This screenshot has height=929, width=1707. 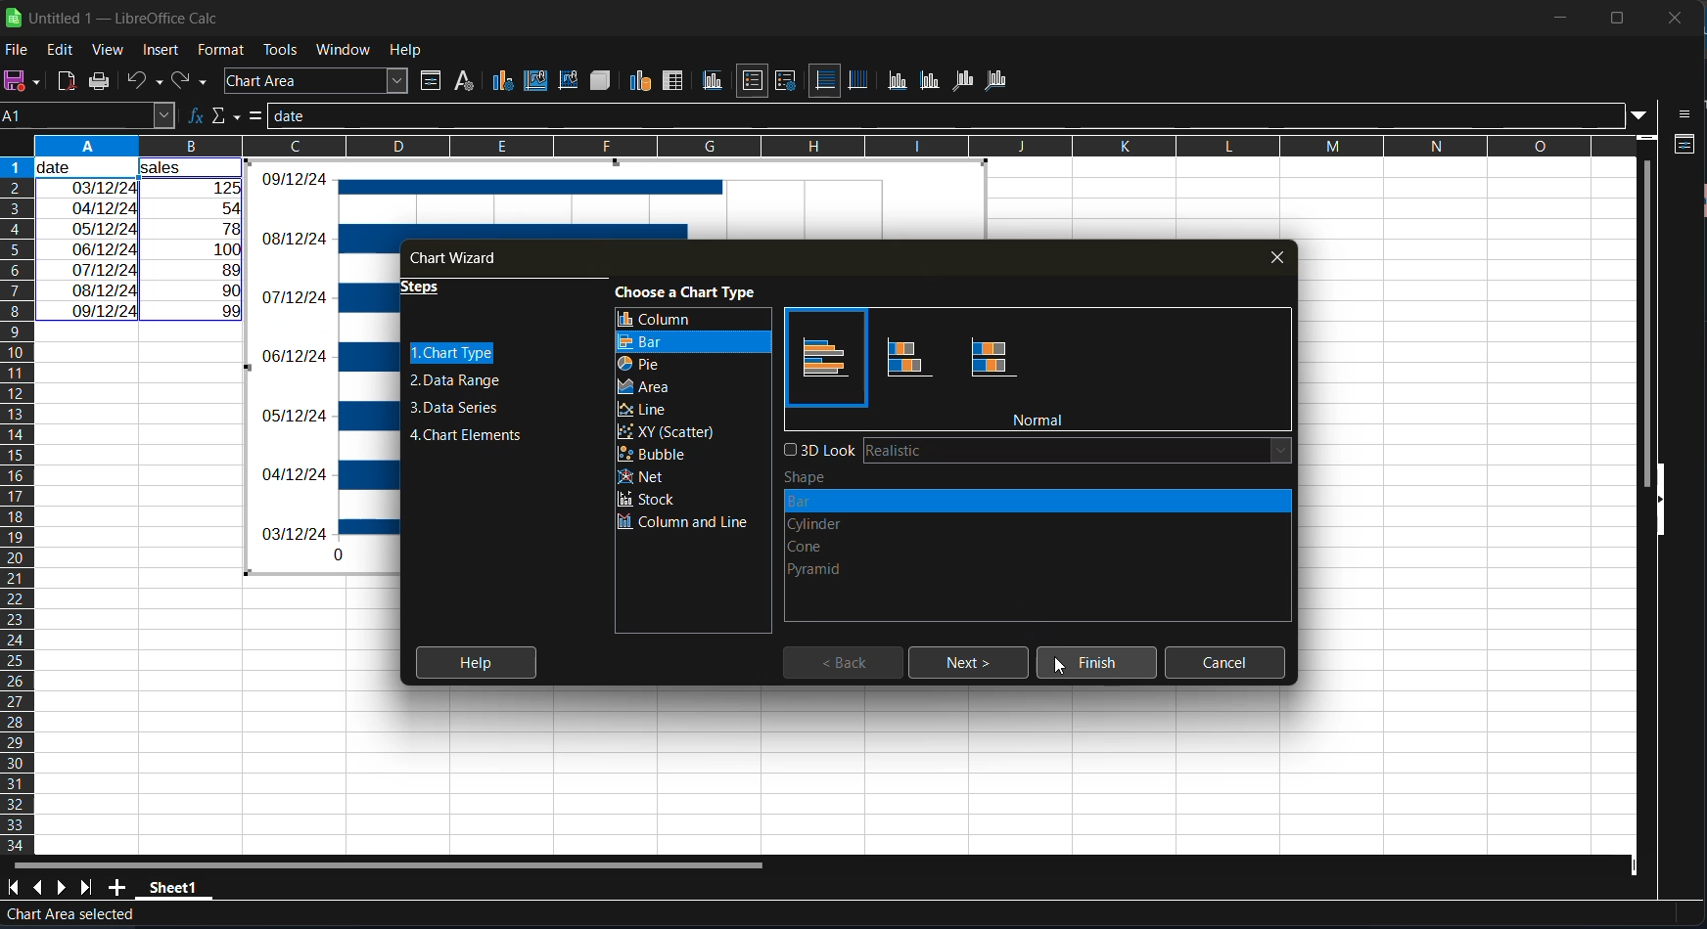 What do you see at coordinates (191, 116) in the screenshot?
I see `function wizard` at bounding box center [191, 116].